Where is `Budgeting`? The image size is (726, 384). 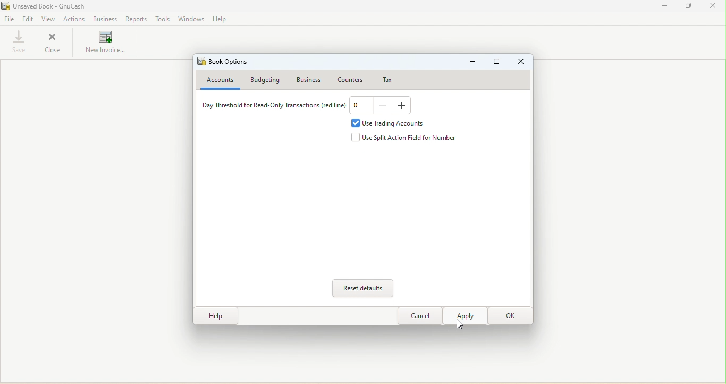
Budgeting is located at coordinates (267, 80).